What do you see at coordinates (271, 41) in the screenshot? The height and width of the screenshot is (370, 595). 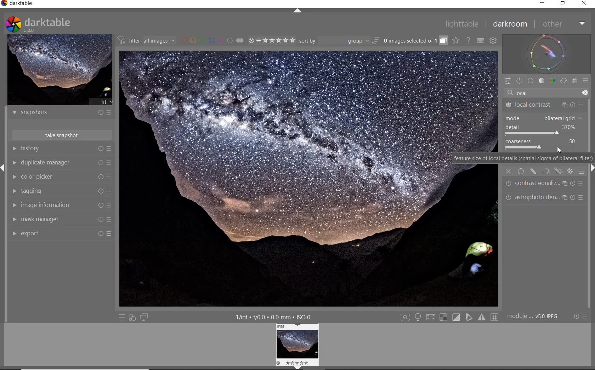 I see `RANGE RATING OF SELECTED IMAGES` at bounding box center [271, 41].